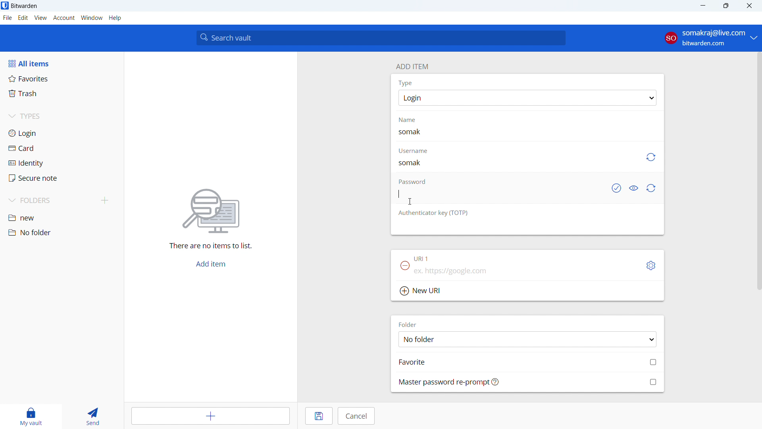  I want to click on folders, so click(50, 201).